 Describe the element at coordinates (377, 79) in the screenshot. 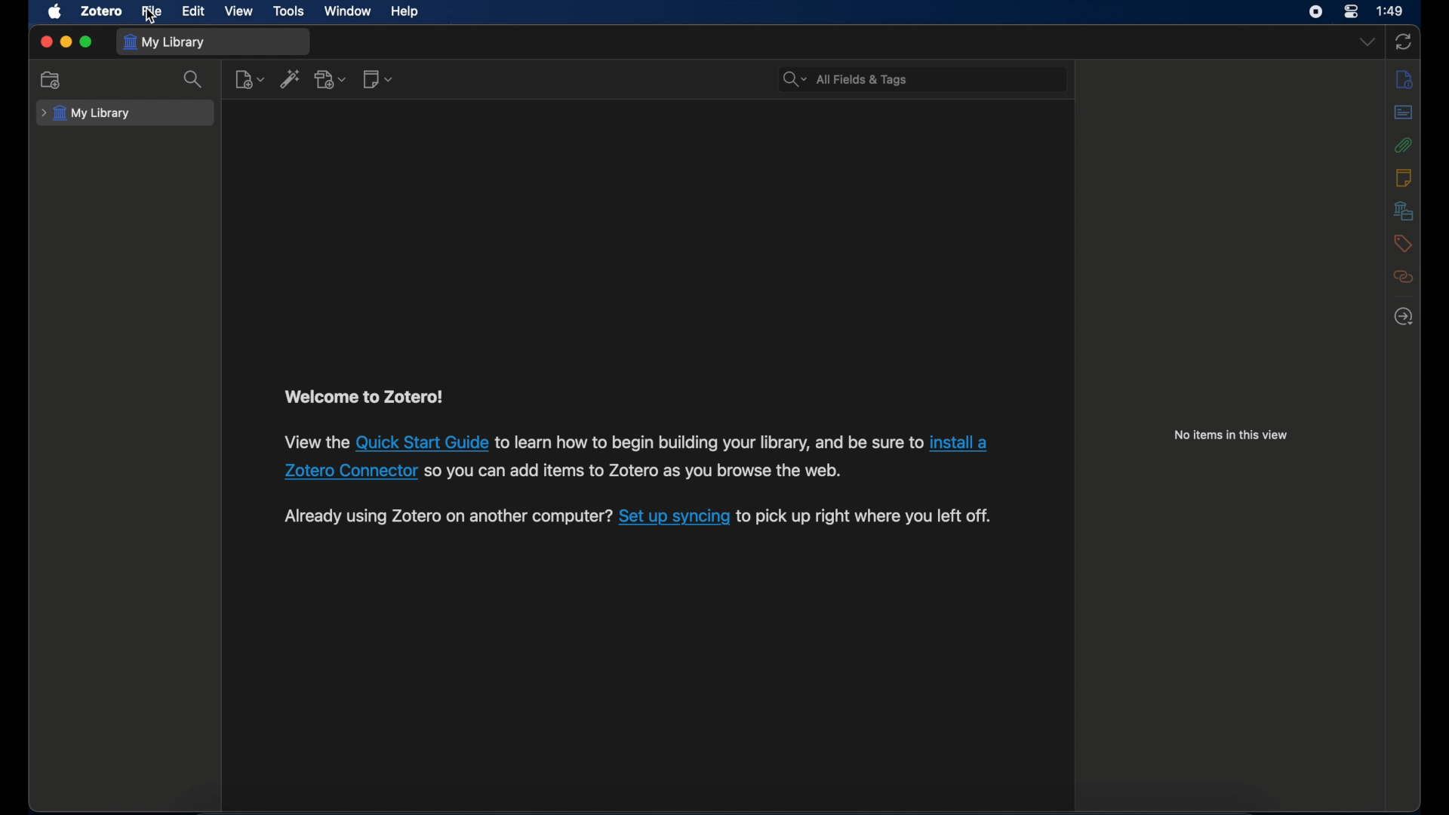

I see `new note` at that location.